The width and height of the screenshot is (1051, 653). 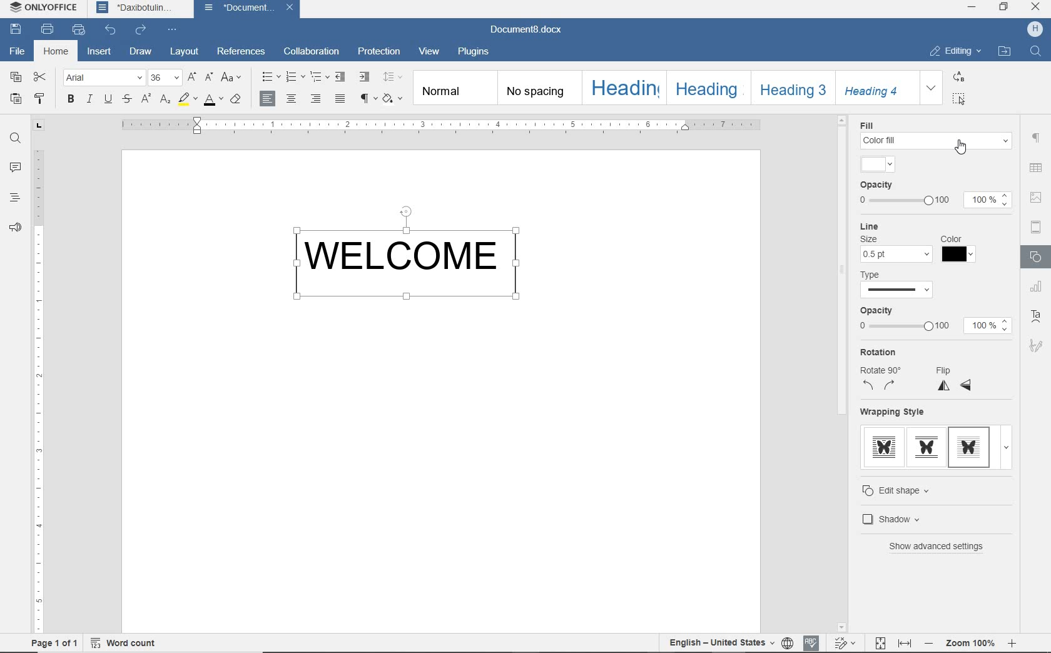 I want to click on PARAGRAPH LINE SPACING, so click(x=392, y=76).